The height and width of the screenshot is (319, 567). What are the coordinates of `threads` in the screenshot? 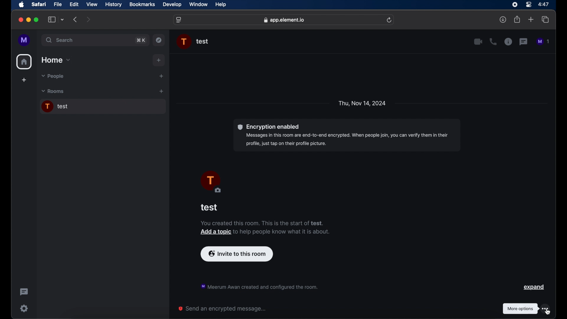 It's located at (524, 42).